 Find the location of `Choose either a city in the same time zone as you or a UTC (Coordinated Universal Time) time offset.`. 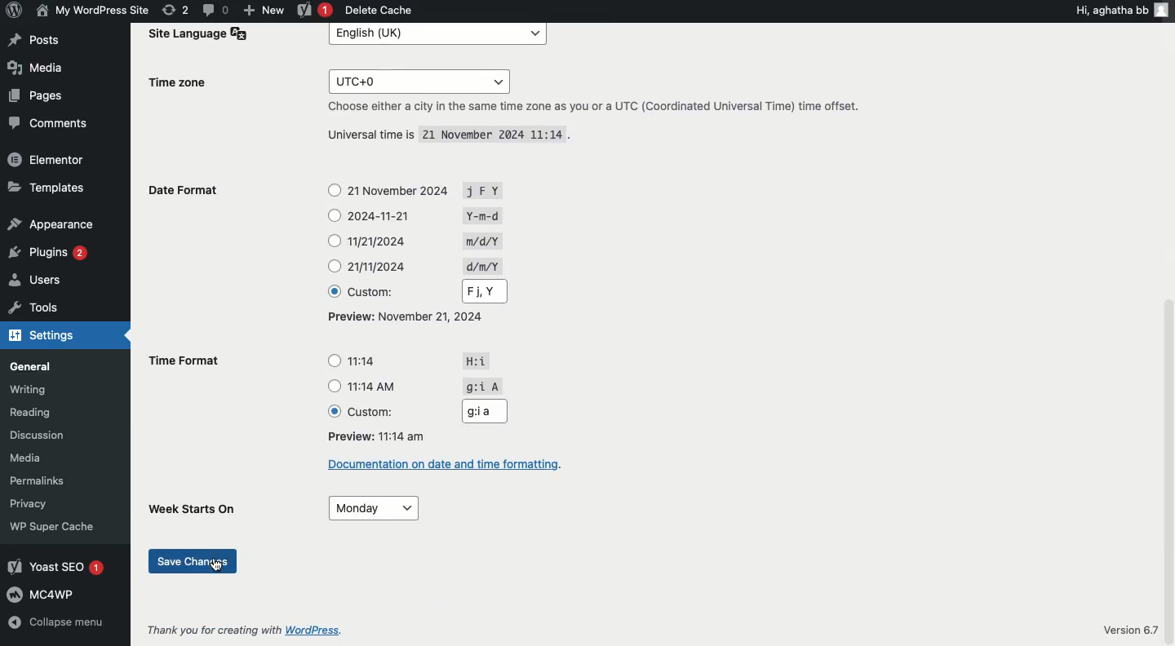

Choose either a city in the same time zone as you or a UTC (Coordinated Universal Time) time offset. is located at coordinates (592, 107).